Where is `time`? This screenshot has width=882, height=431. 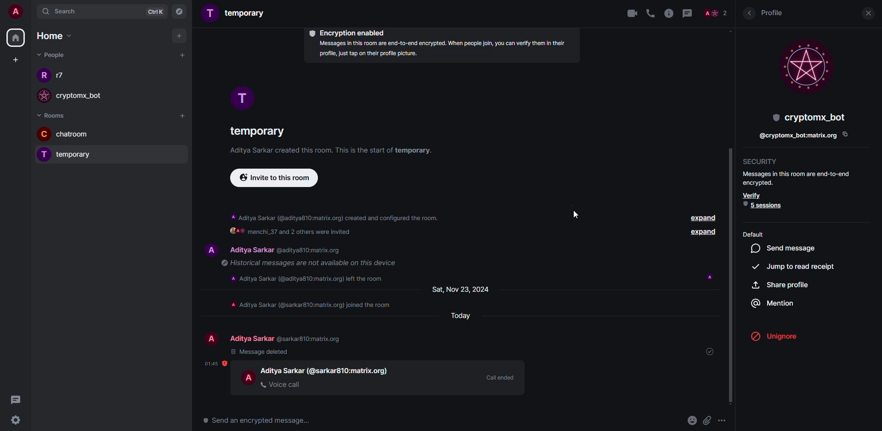
time is located at coordinates (215, 363).